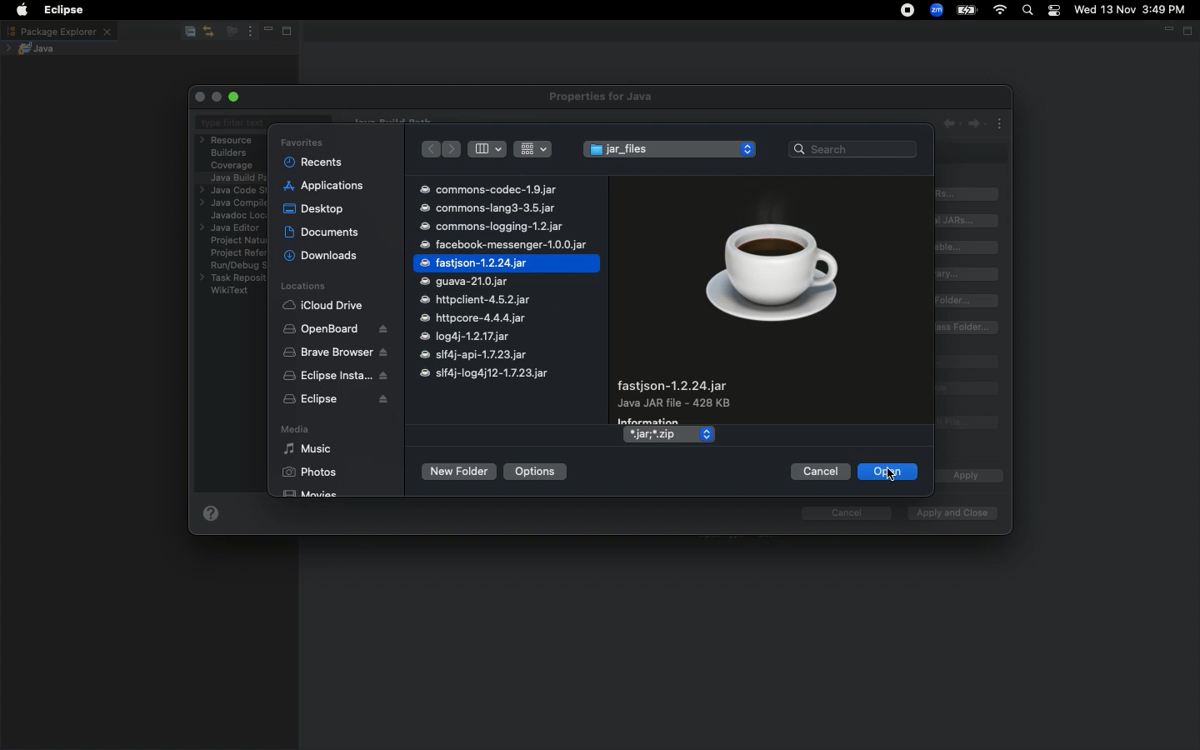 Image resolution: width=1200 pixels, height=750 pixels. I want to click on Add library, so click(970, 274).